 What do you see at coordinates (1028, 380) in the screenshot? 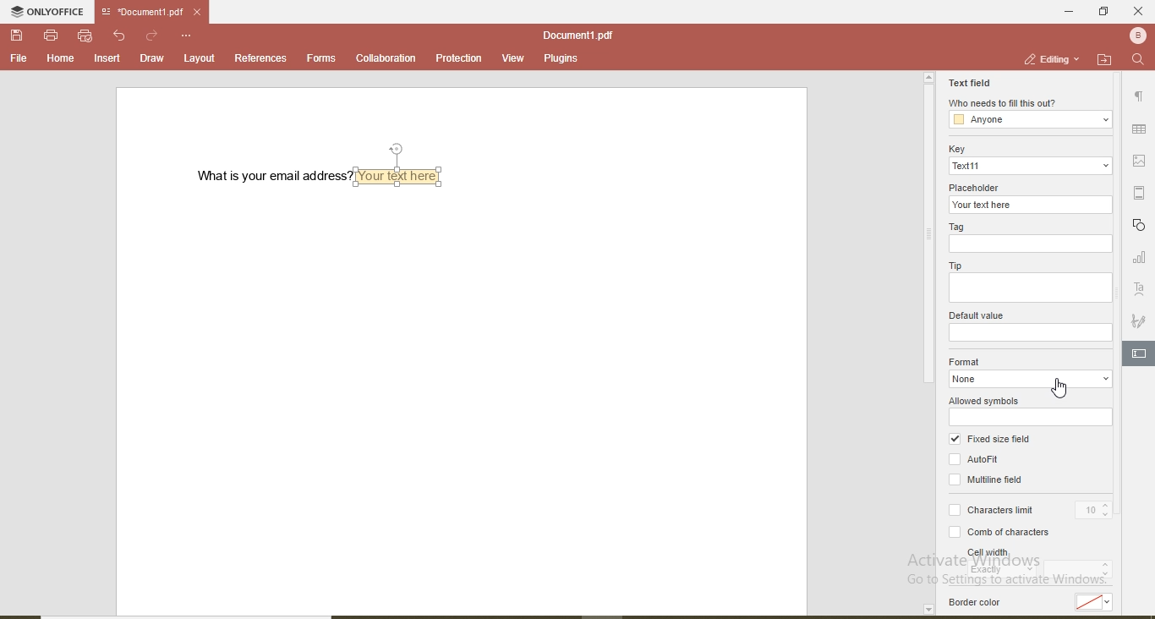
I see `none` at bounding box center [1028, 380].